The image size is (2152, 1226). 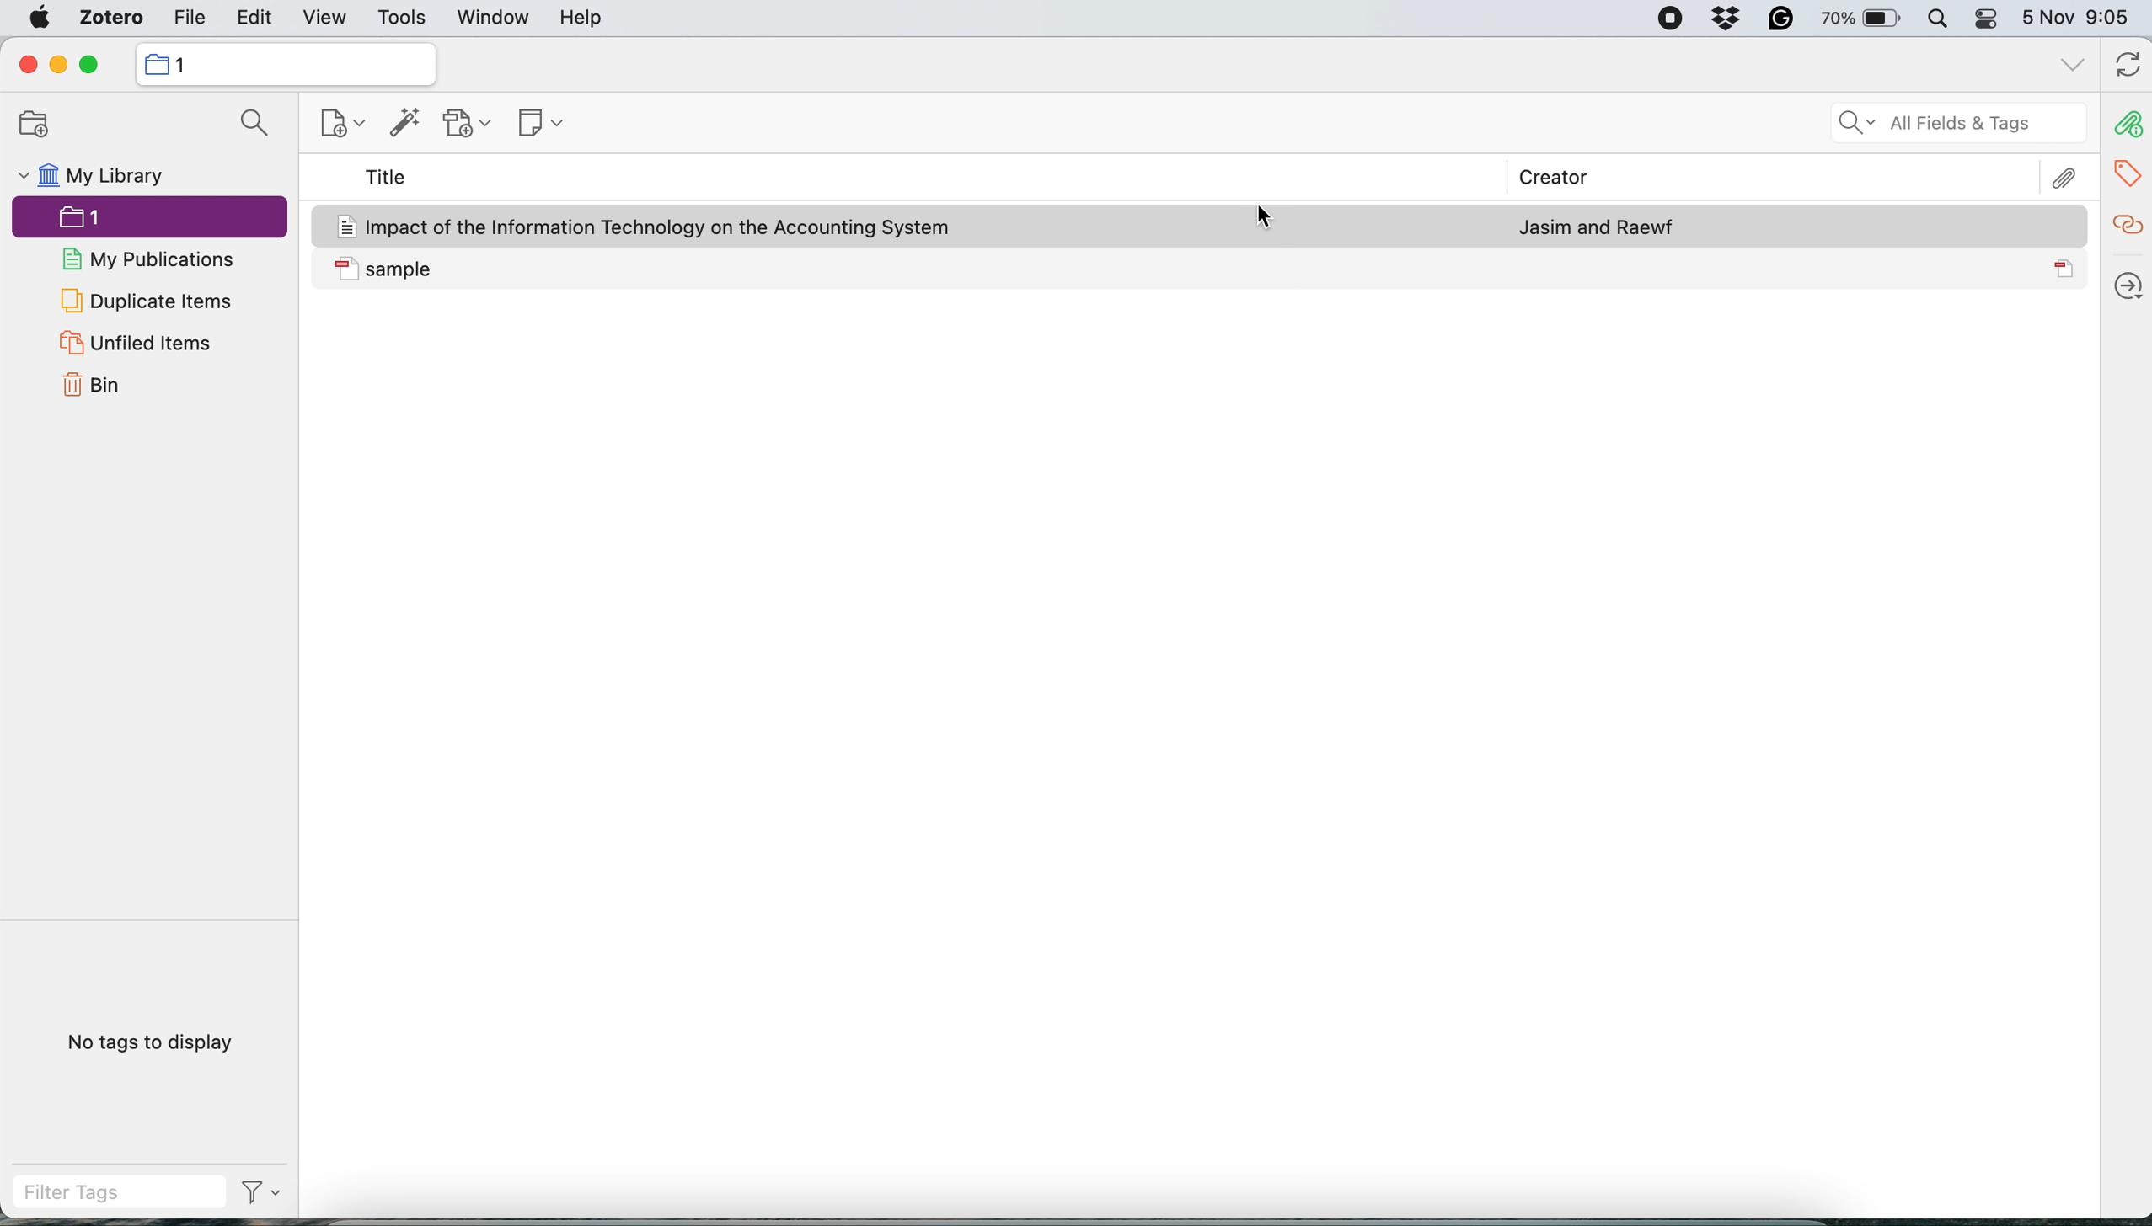 What do you see at coordinates (1202, 224) in the screenshot?
I see `Impact of the Information Technology on the Accounting System  Jasim and Raewf` at bounding box center [1202, 224].